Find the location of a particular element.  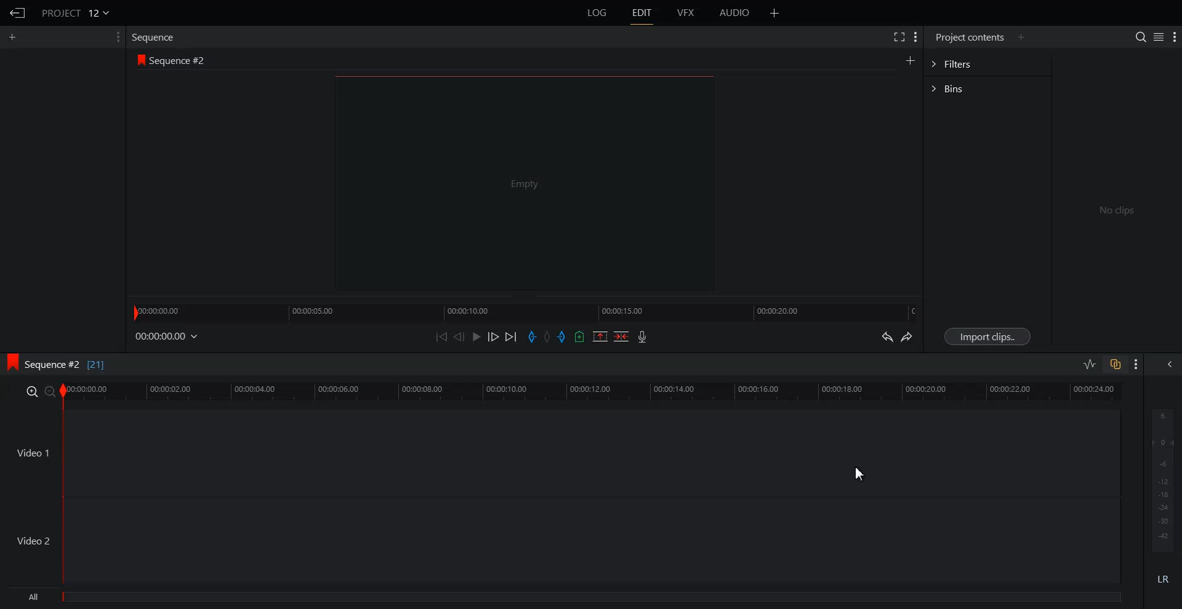

Video 1 is located at coordinates (566, 453).